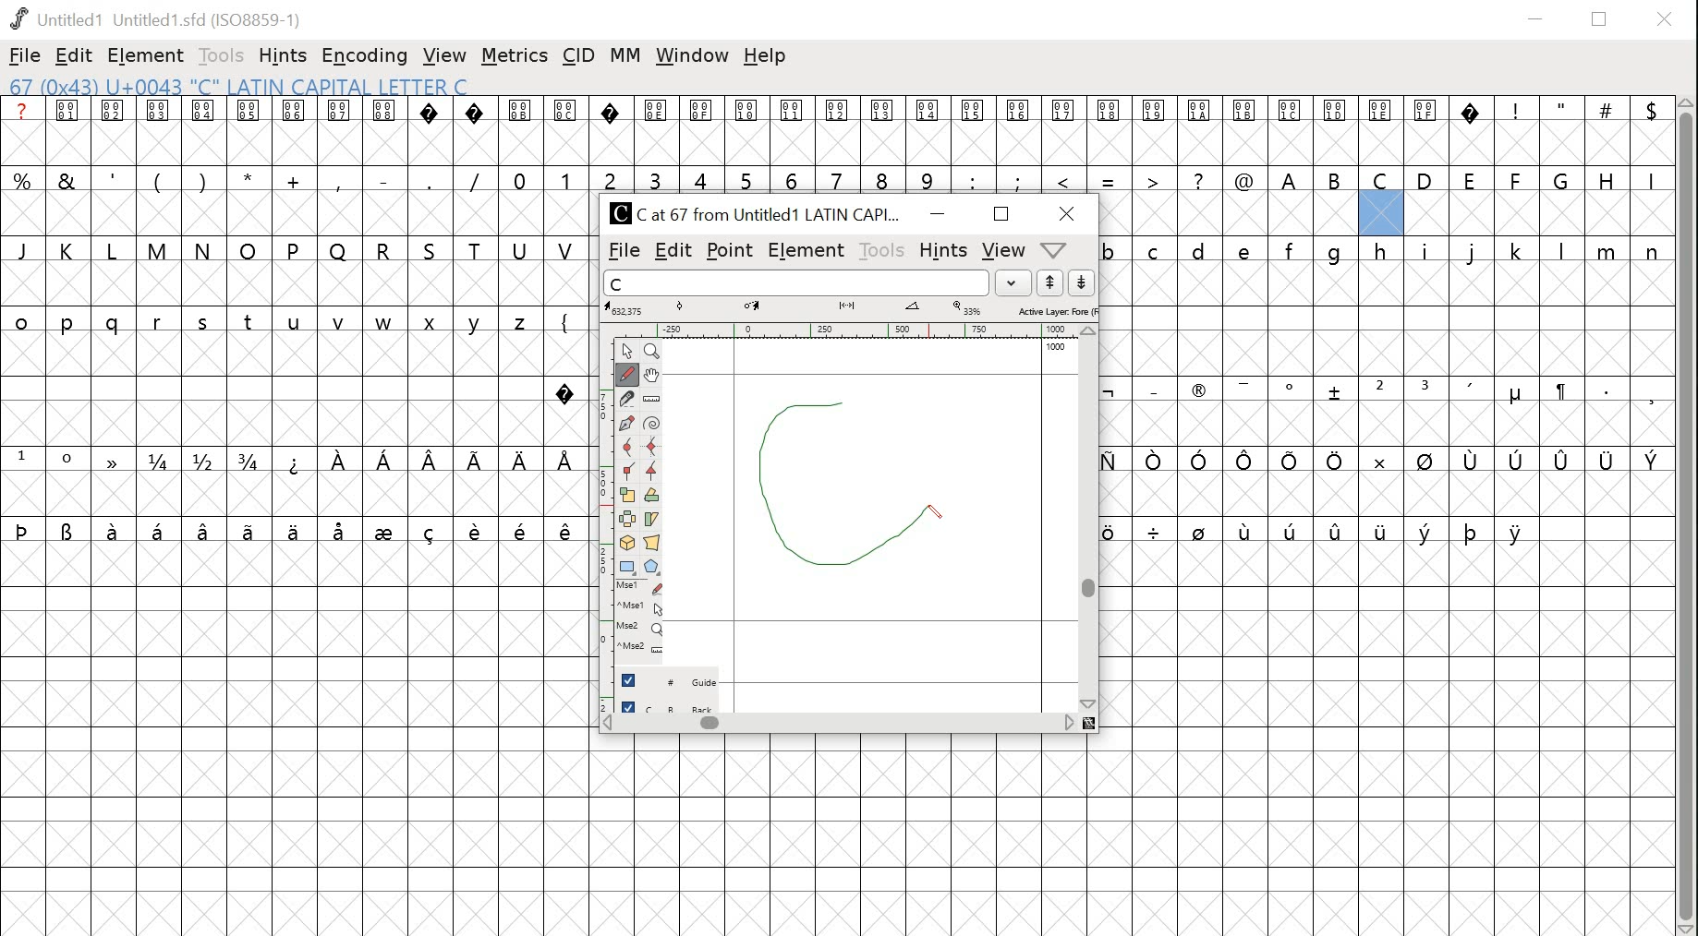 This screenshot has height=936, width=1698. What do you see at coordinates (654, 449) in the screenshot?
I see `HV curve` at bounding box center [654, 449].